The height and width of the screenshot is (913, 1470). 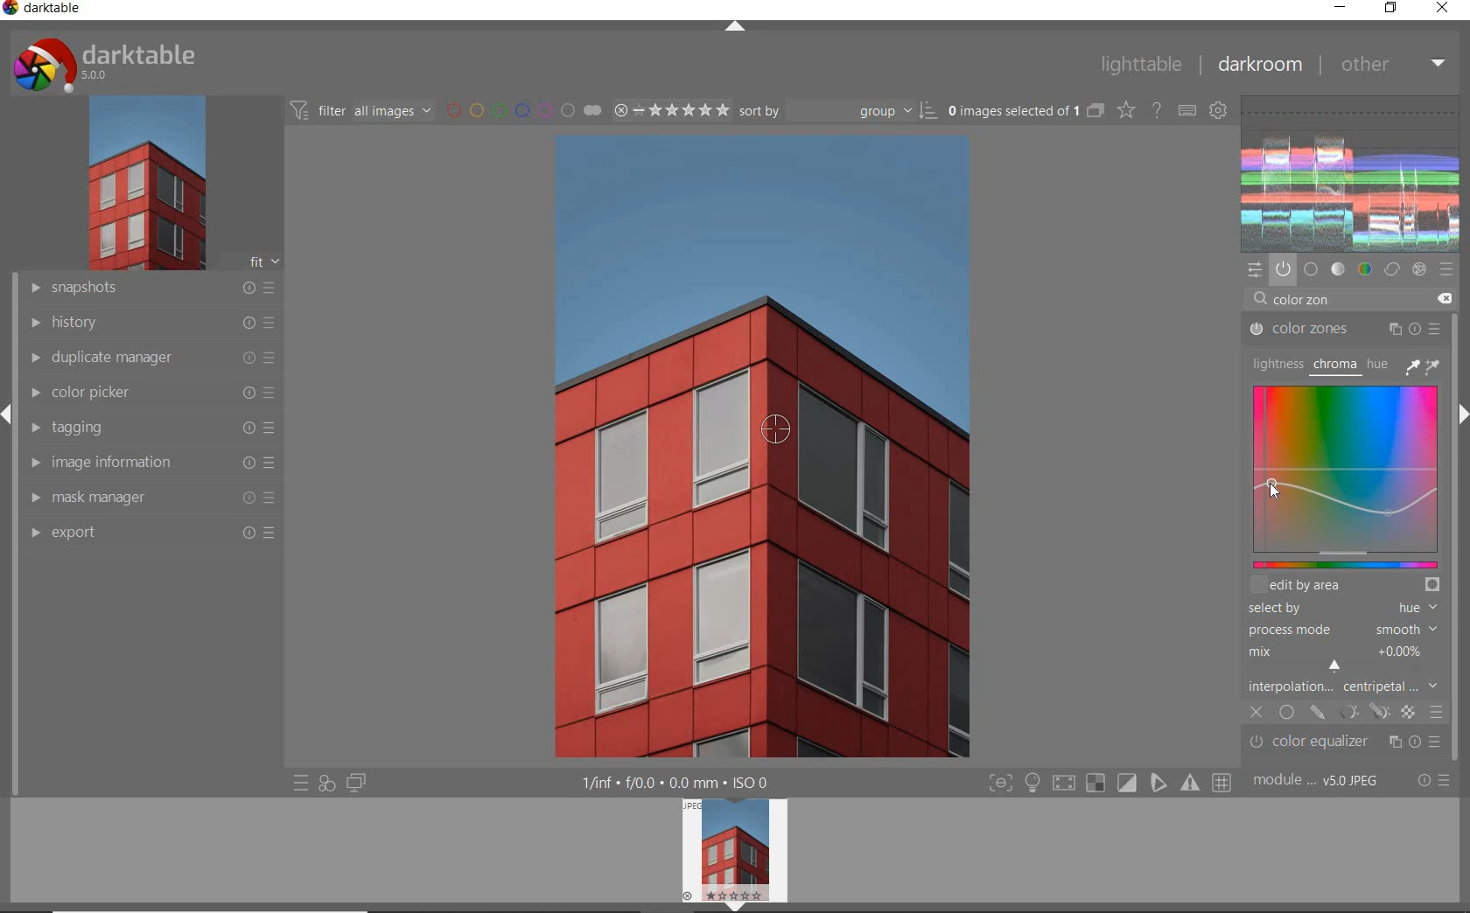 What do you see at coordinates (1222, 781) in the screenshot?
I see `grid overlay` at bounding box center [1222, 781].